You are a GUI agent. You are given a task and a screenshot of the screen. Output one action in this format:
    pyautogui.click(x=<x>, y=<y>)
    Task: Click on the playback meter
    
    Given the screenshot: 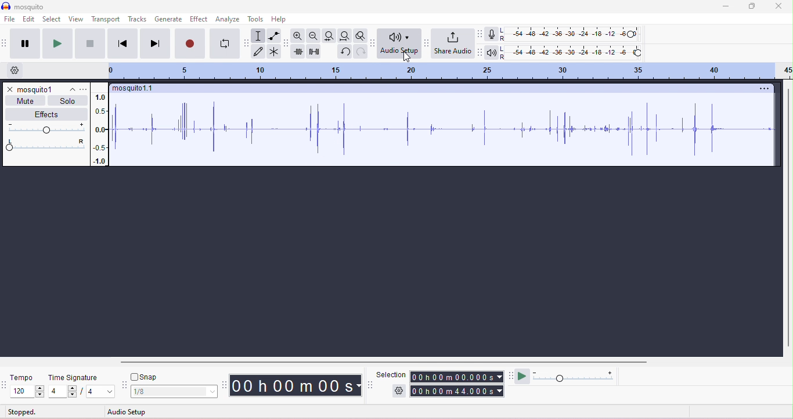 What is the action you would take?
    pyautogui.click(x=491, y=53)
    